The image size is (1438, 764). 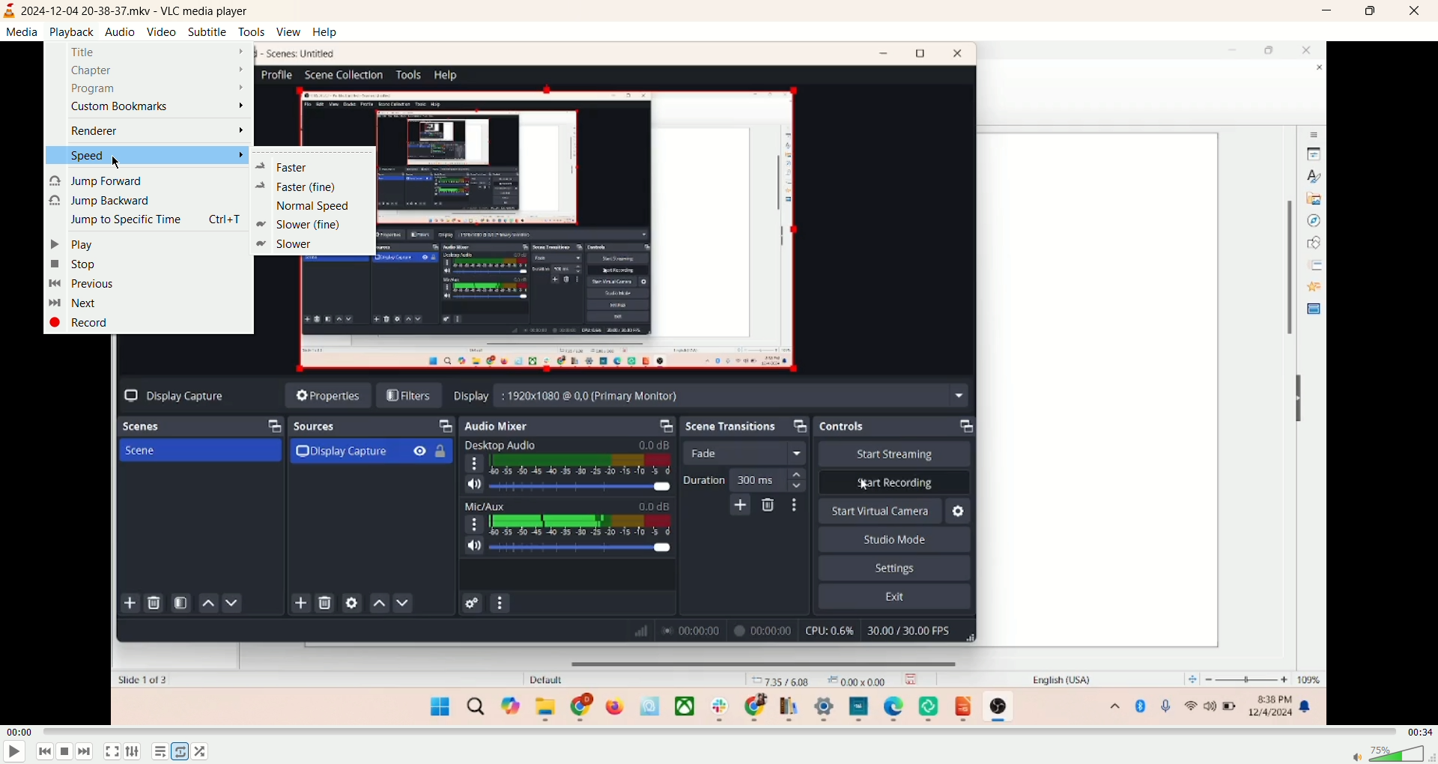 I want to click on loop, so click(x=178, y=752).